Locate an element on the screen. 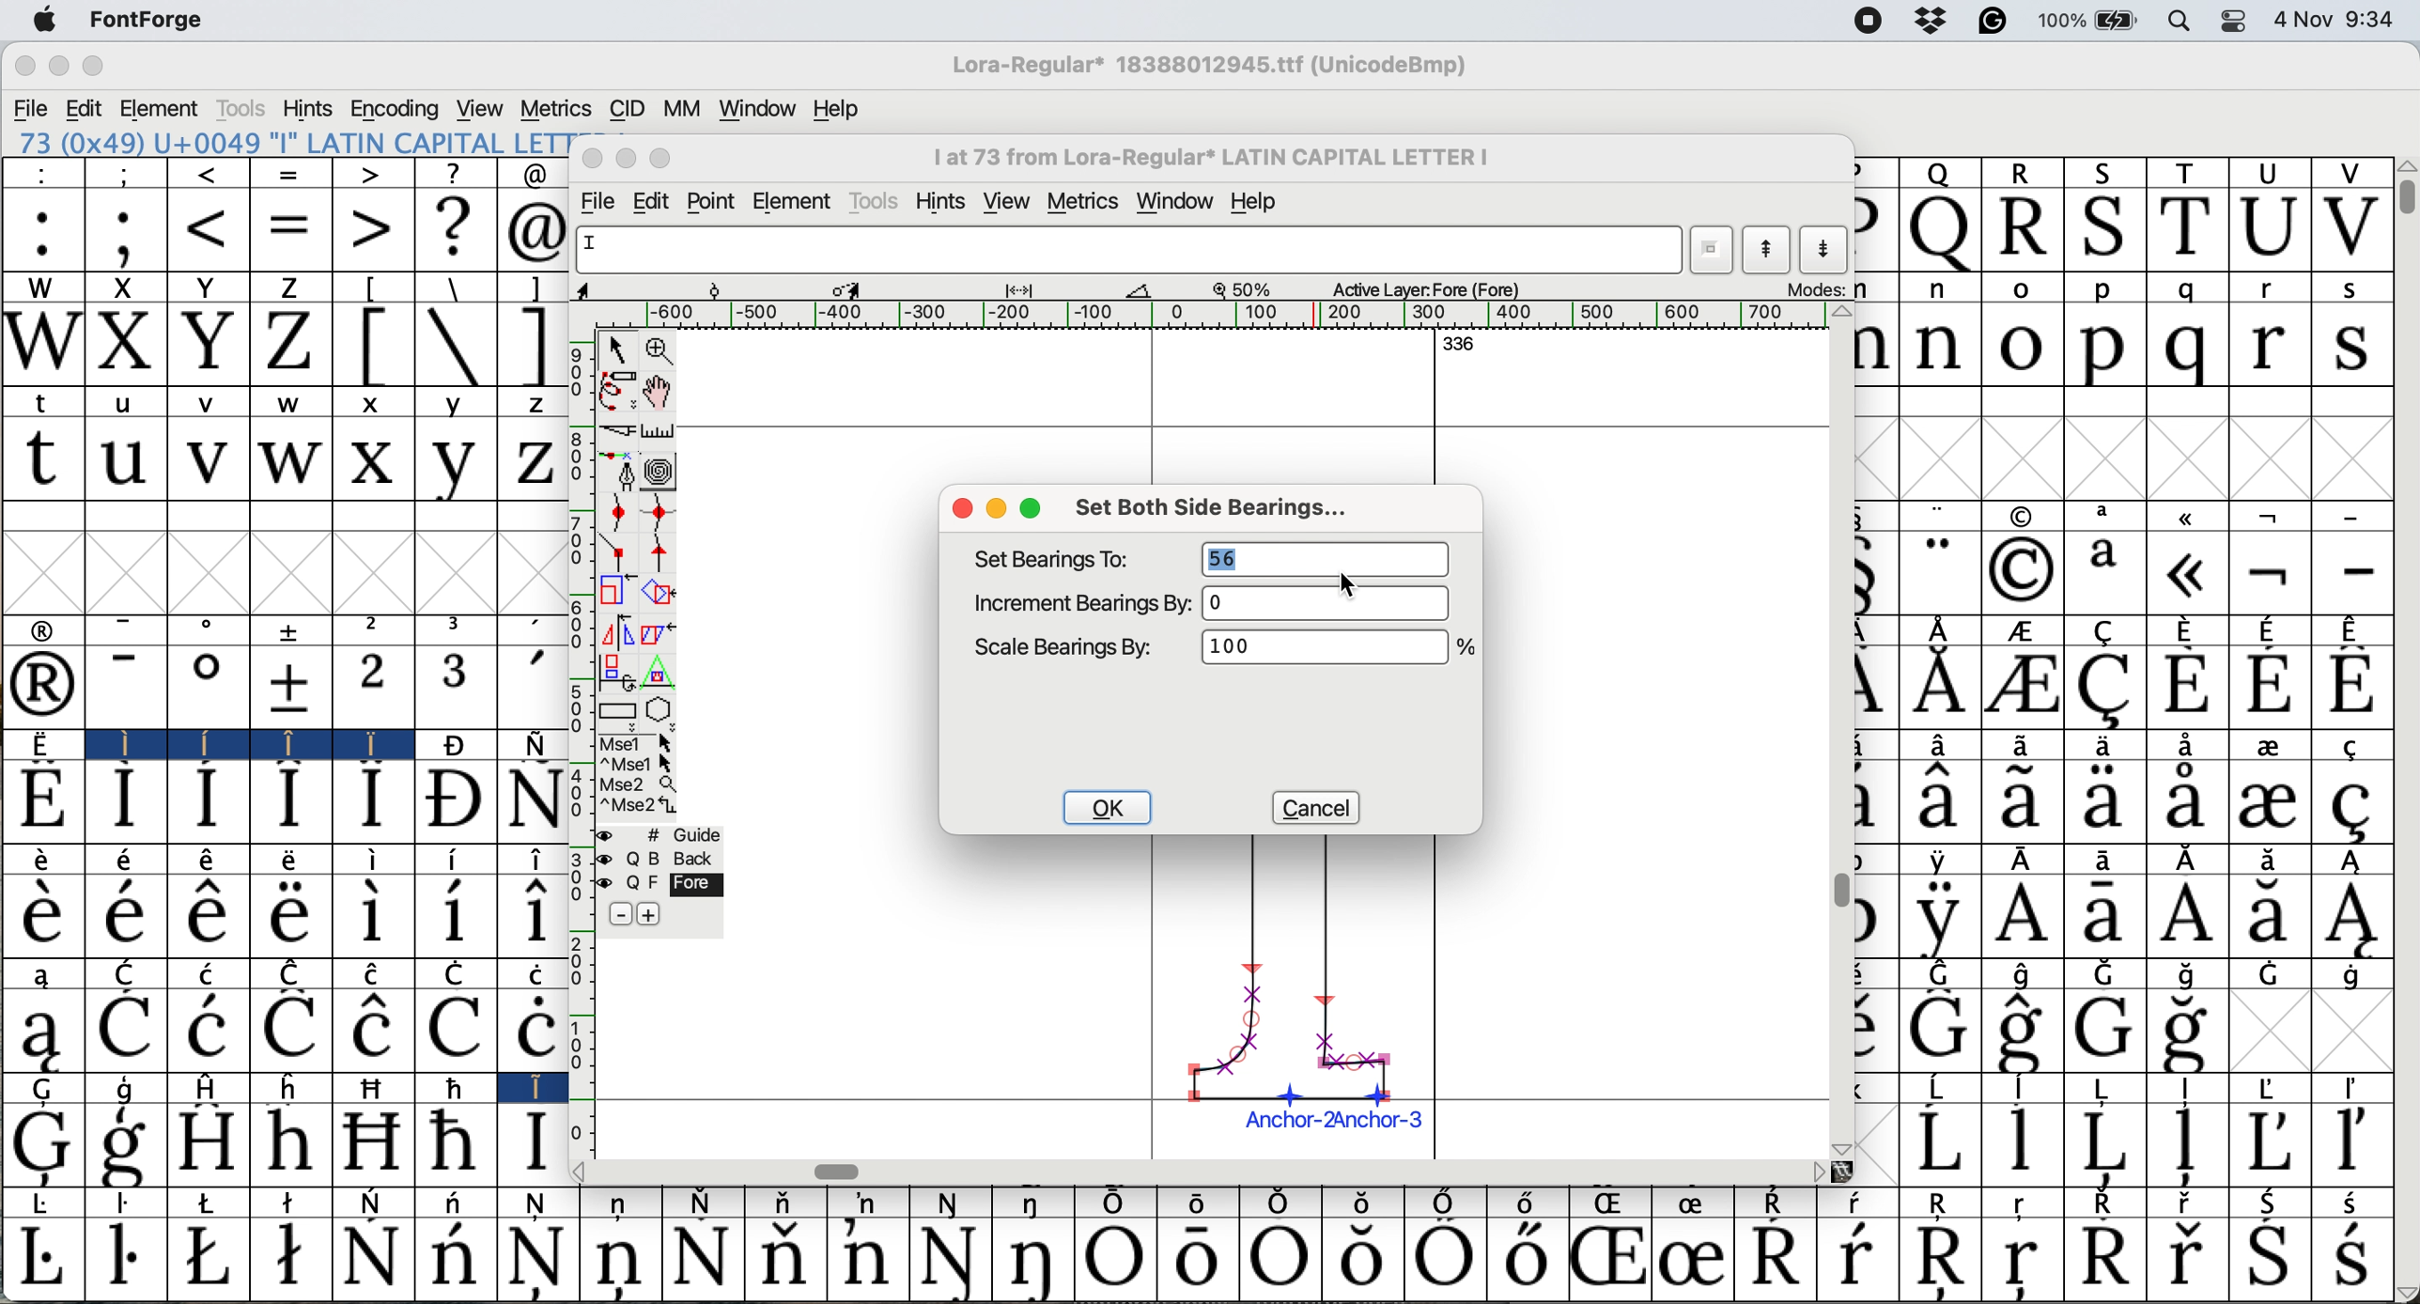 This screenshot has height=1304, width=2420. W is located at coordinates (42, 346).